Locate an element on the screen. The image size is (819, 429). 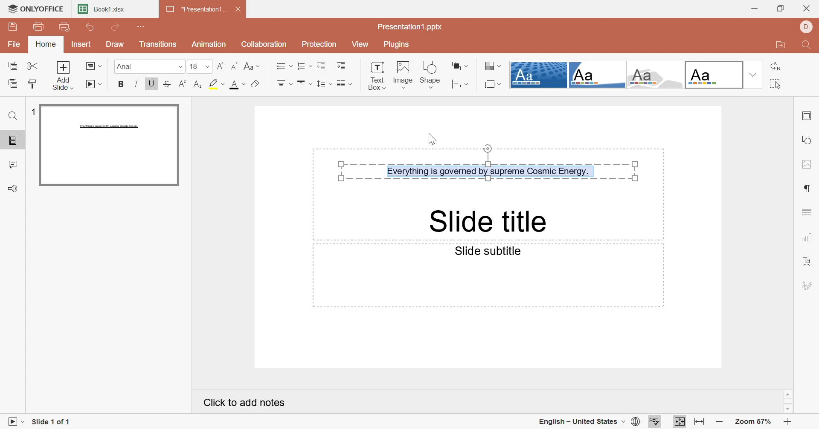
Align top is located at coordinates (305, 83).